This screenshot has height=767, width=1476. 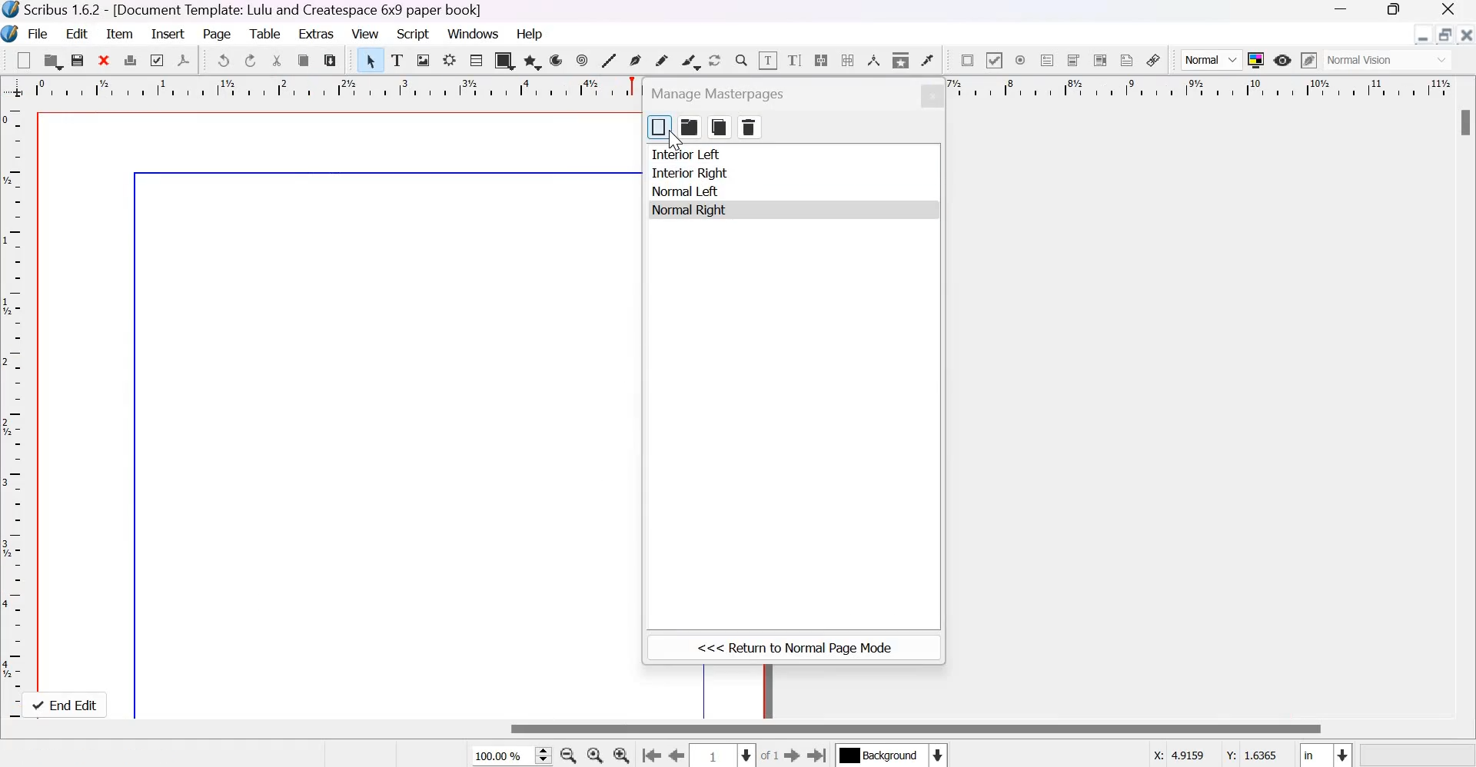 What do you see at coordinates (690, 127) in the screenshot?
I see `import master pages from another document` at bounding box center [690, 127].